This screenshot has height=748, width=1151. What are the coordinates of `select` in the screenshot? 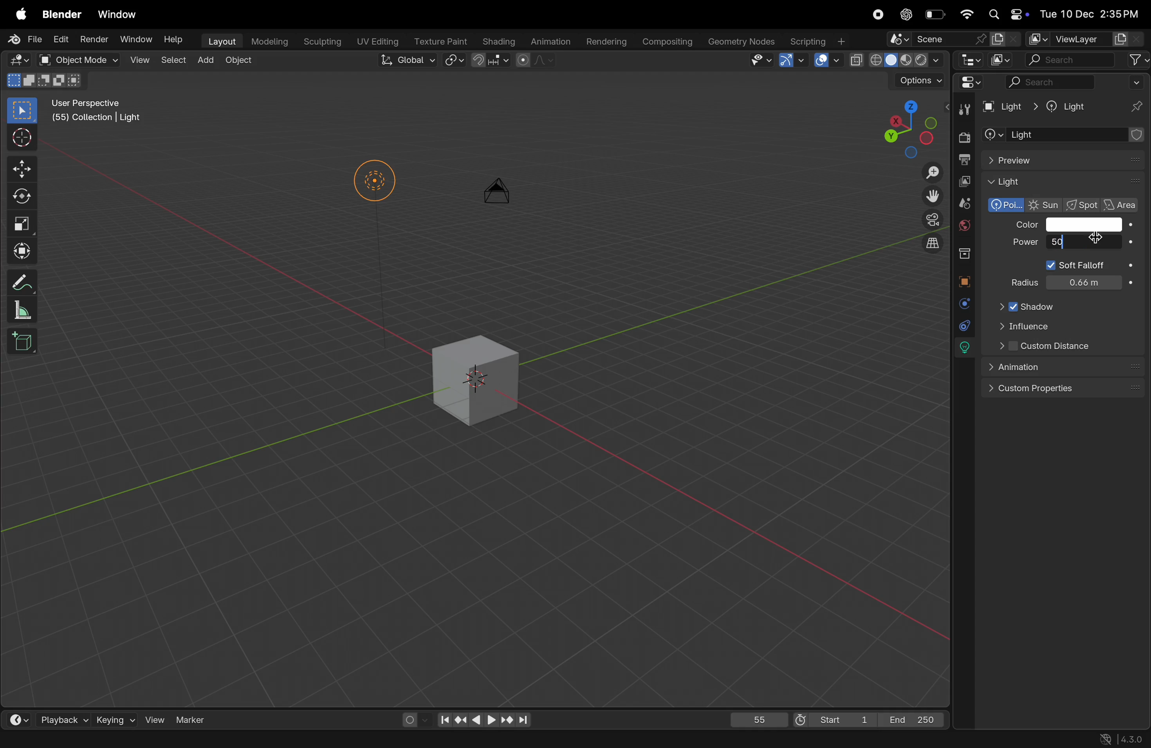 It's located at (23, 739).